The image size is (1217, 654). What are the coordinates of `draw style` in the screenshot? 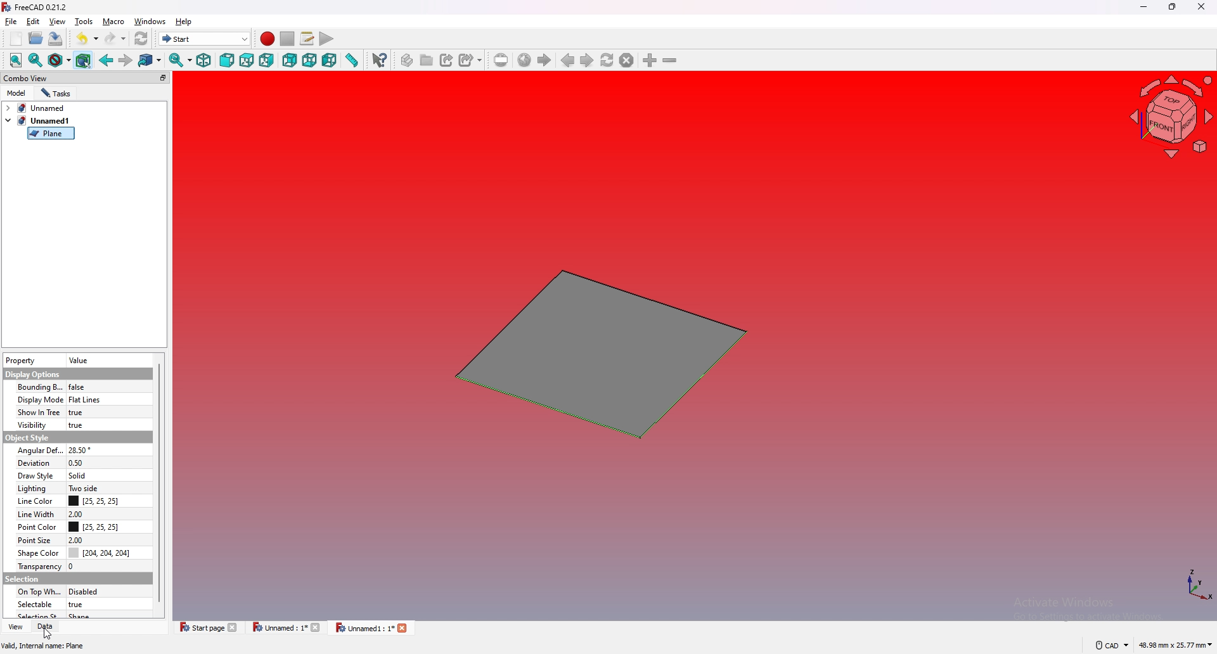 It's located at (34, 475).